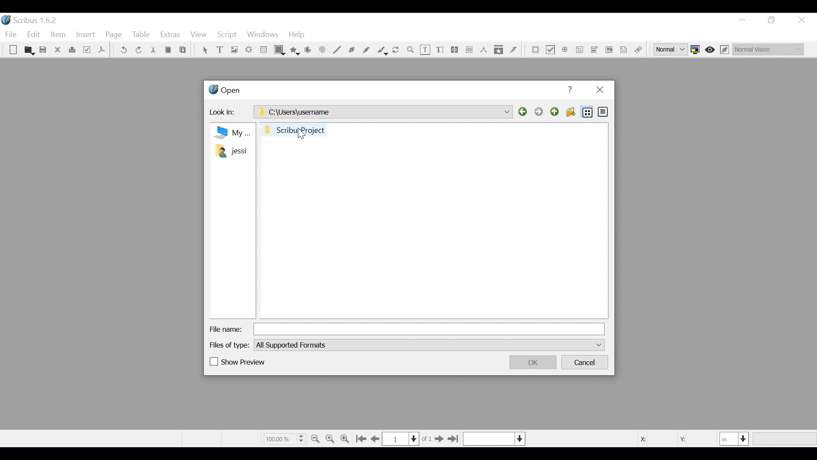  Describe the element at coordinates (726, 49) in the screenshot. I see `Edit in Preview mode` at that location.